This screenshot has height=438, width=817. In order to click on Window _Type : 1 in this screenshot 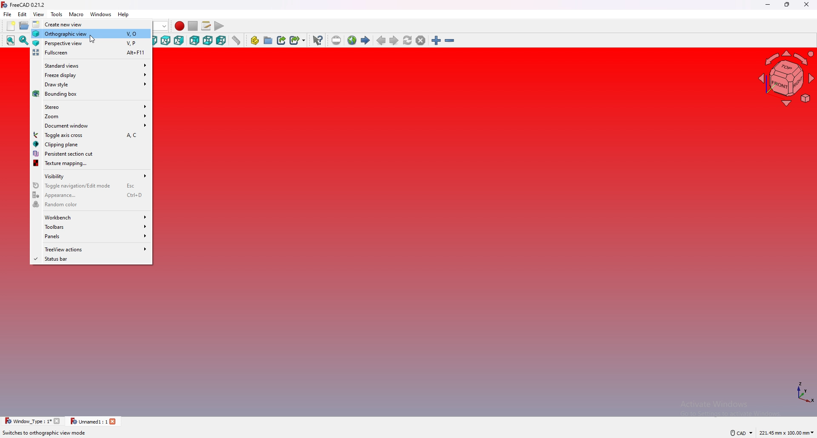, I will do `click(28, 420)`.